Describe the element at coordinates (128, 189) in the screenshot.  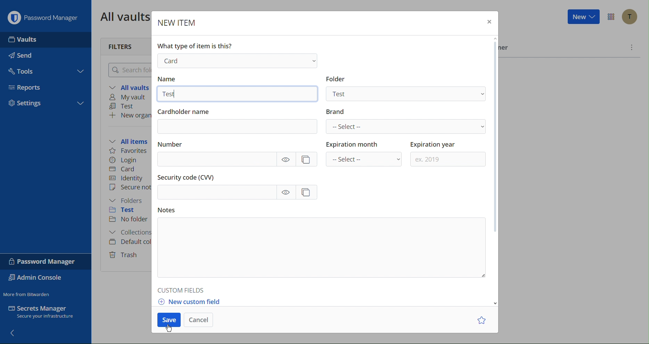
I see `Secure note` at that location.